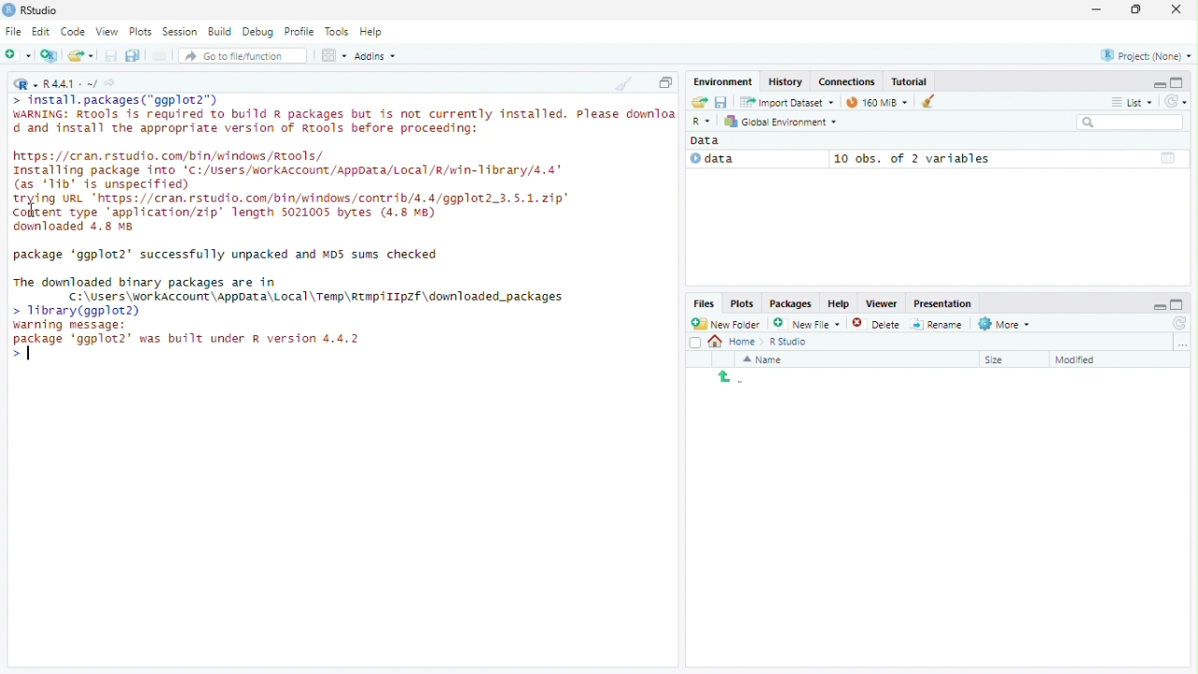  What do you see at coordinates (70, 82) in the screenshot?
I see `R language version - R 4.4.1` at bounding box center [70, 82].